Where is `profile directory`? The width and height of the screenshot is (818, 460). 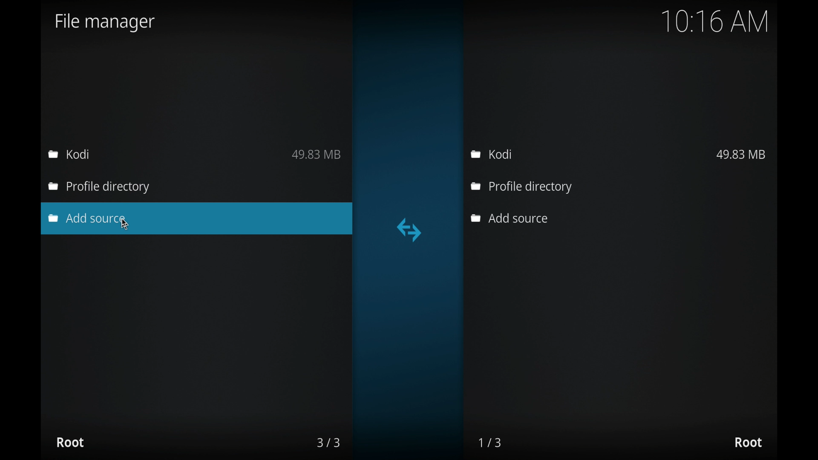 profile directory is located at coordinates (521, 187).